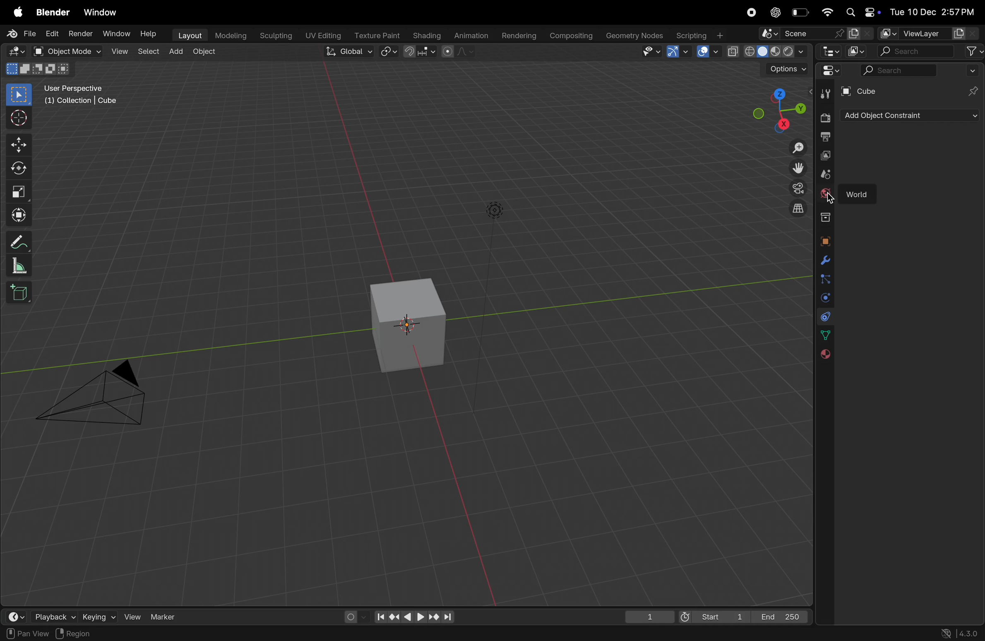 Image resolution: width=985 pixels, height=641 pixels. What do you see at coordinates (862, 11) in the screenshot?
I see `Apple widgets` at bounding box center [862, 11].